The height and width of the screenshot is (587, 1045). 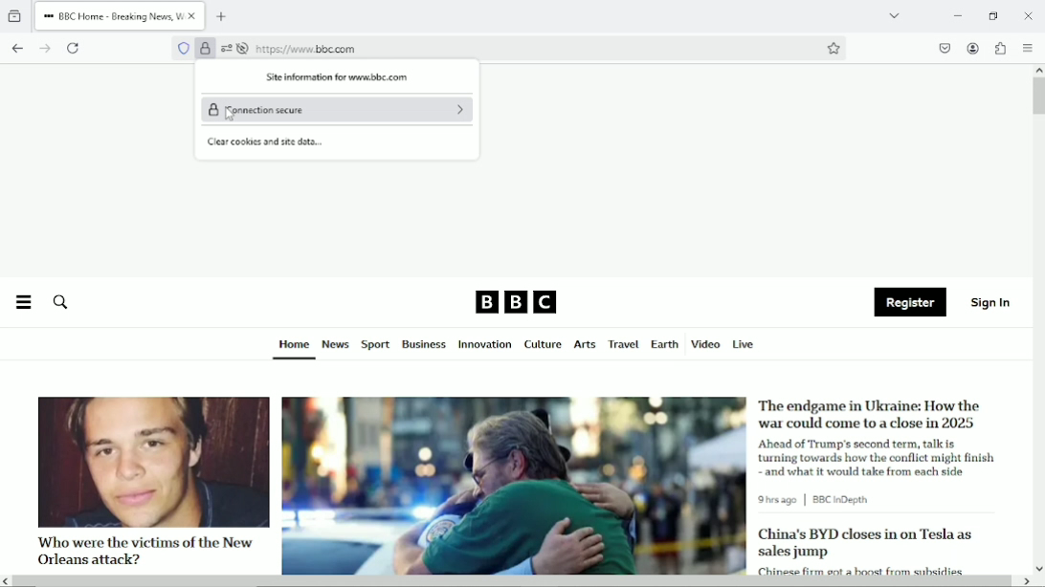 I want to click on Live, so click(x=744, y=343).